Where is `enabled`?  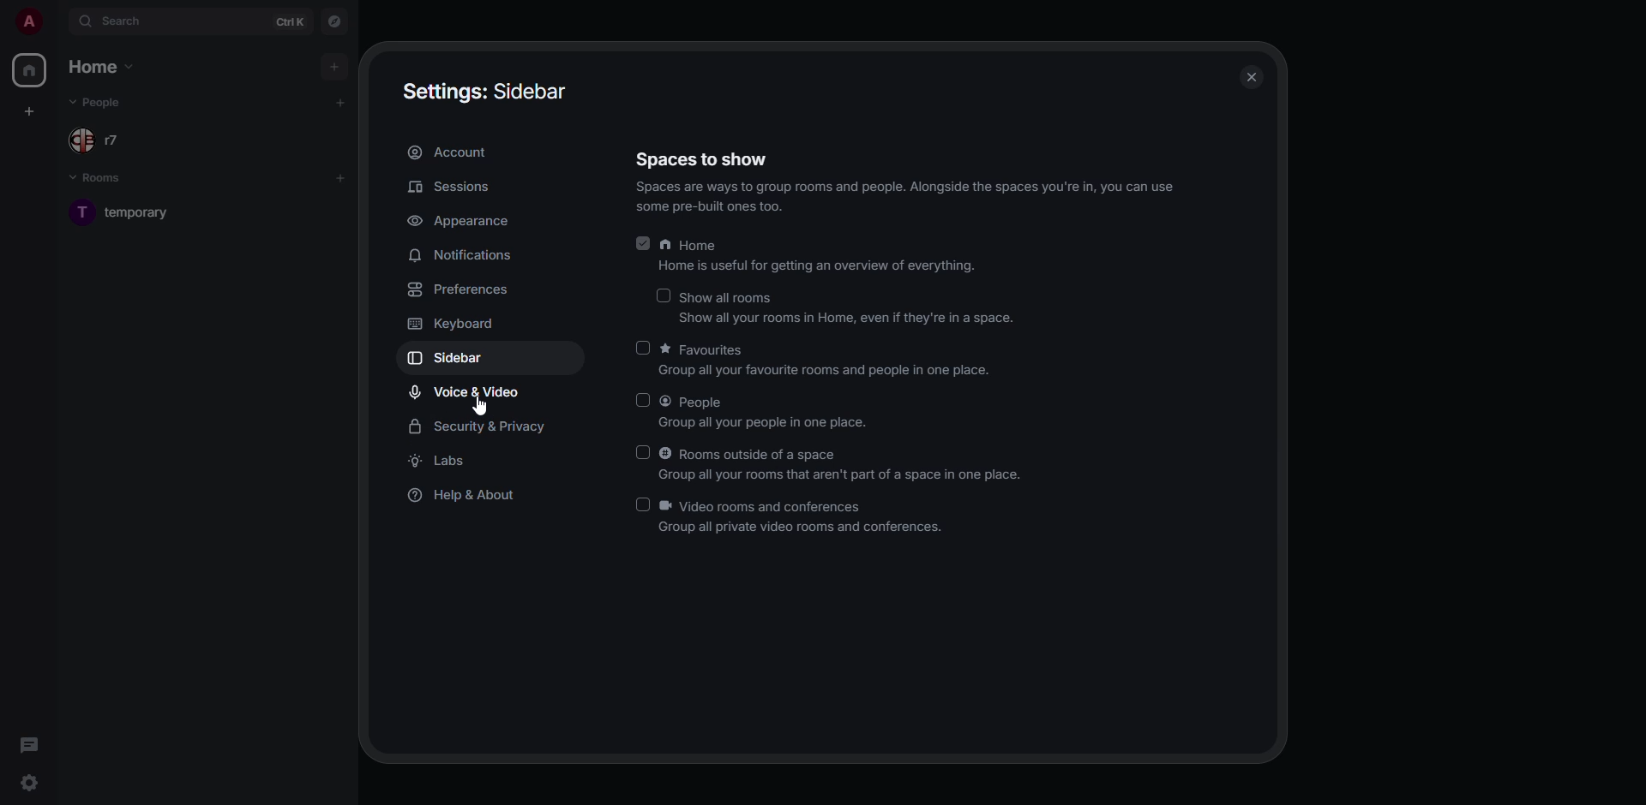 enabled is located at coordinates (643, 243).